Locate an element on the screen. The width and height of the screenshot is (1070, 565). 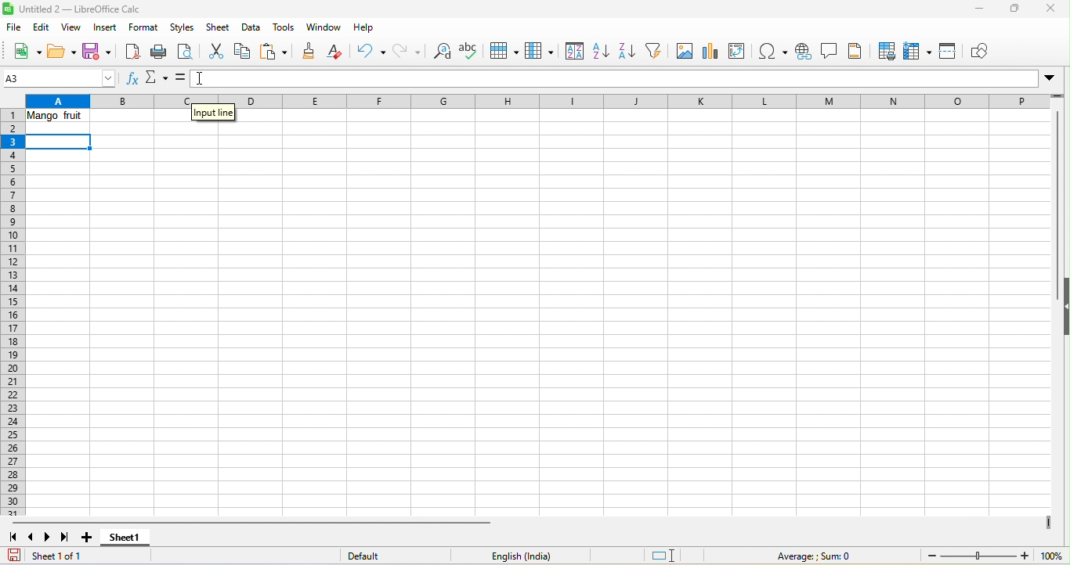
select function is located at coordinates (157, 79).